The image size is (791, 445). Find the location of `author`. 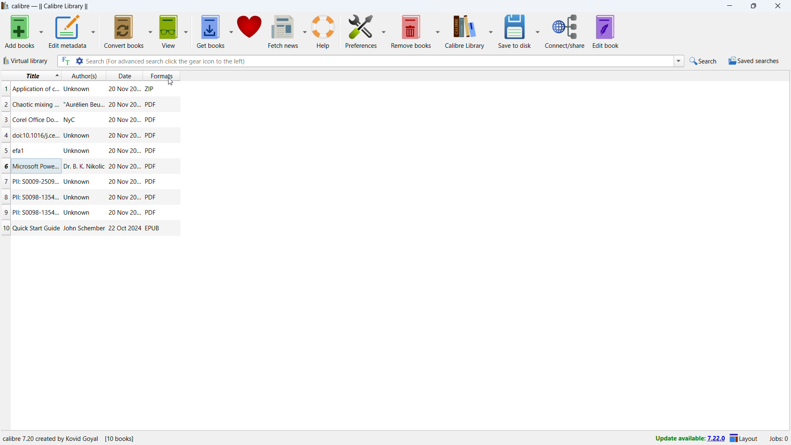

author is located at coordinates (84, 166).